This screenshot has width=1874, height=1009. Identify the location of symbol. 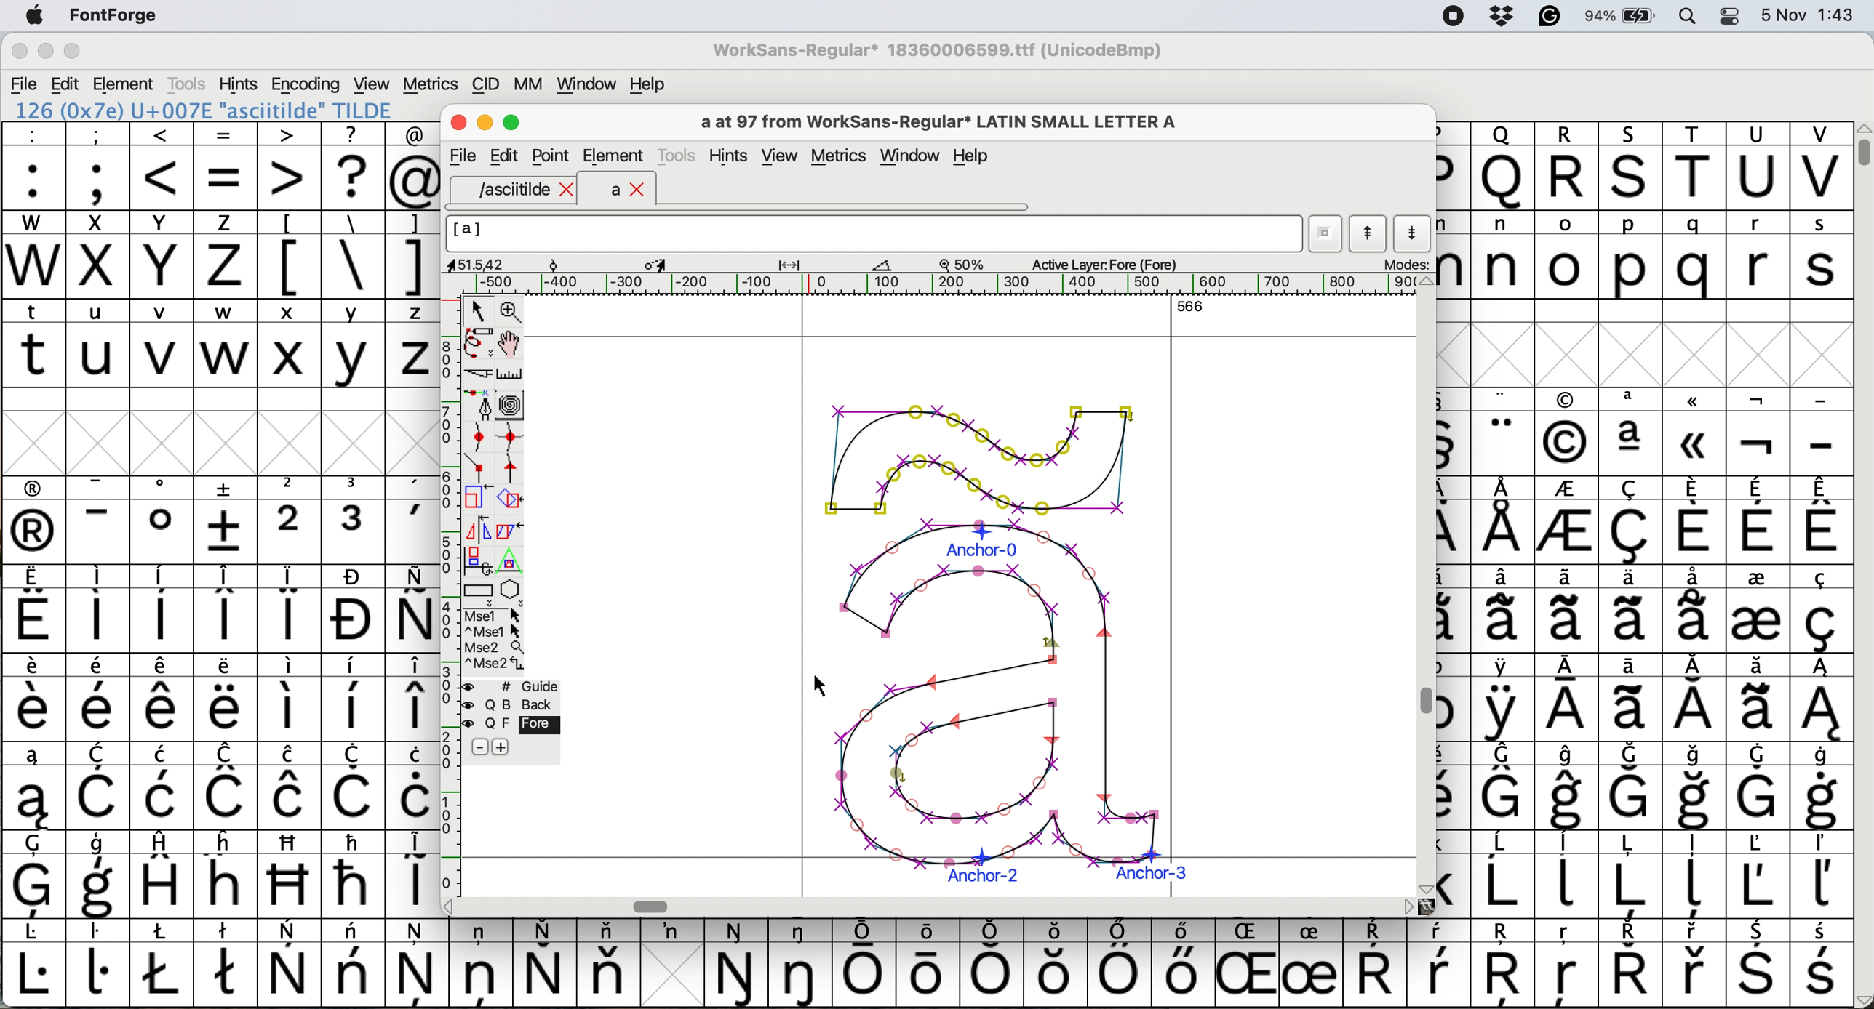
(1758, 965).